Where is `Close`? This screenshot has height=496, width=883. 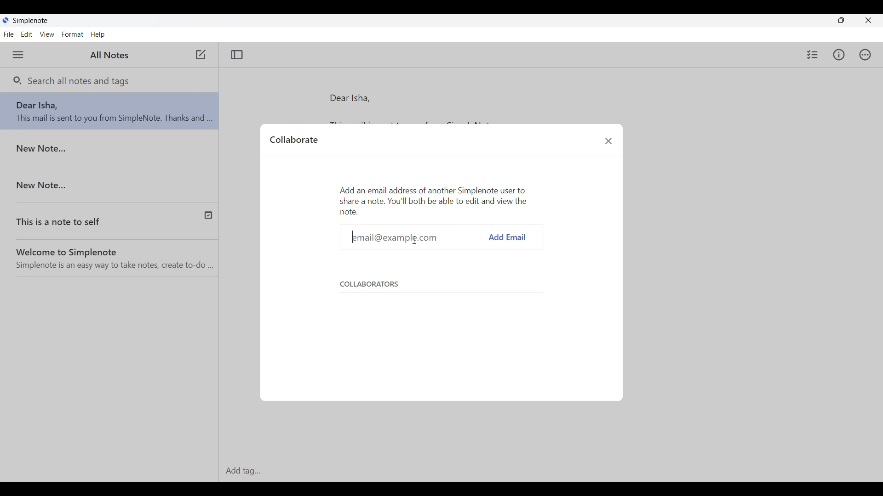
Close is located at coordinates (609, 141).